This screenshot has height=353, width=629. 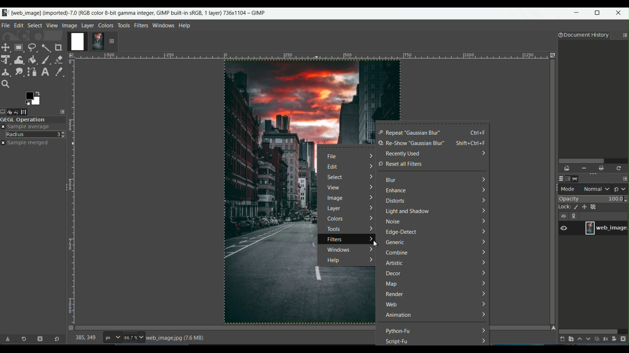 I want to click on decor, so click(x=393, y=274).